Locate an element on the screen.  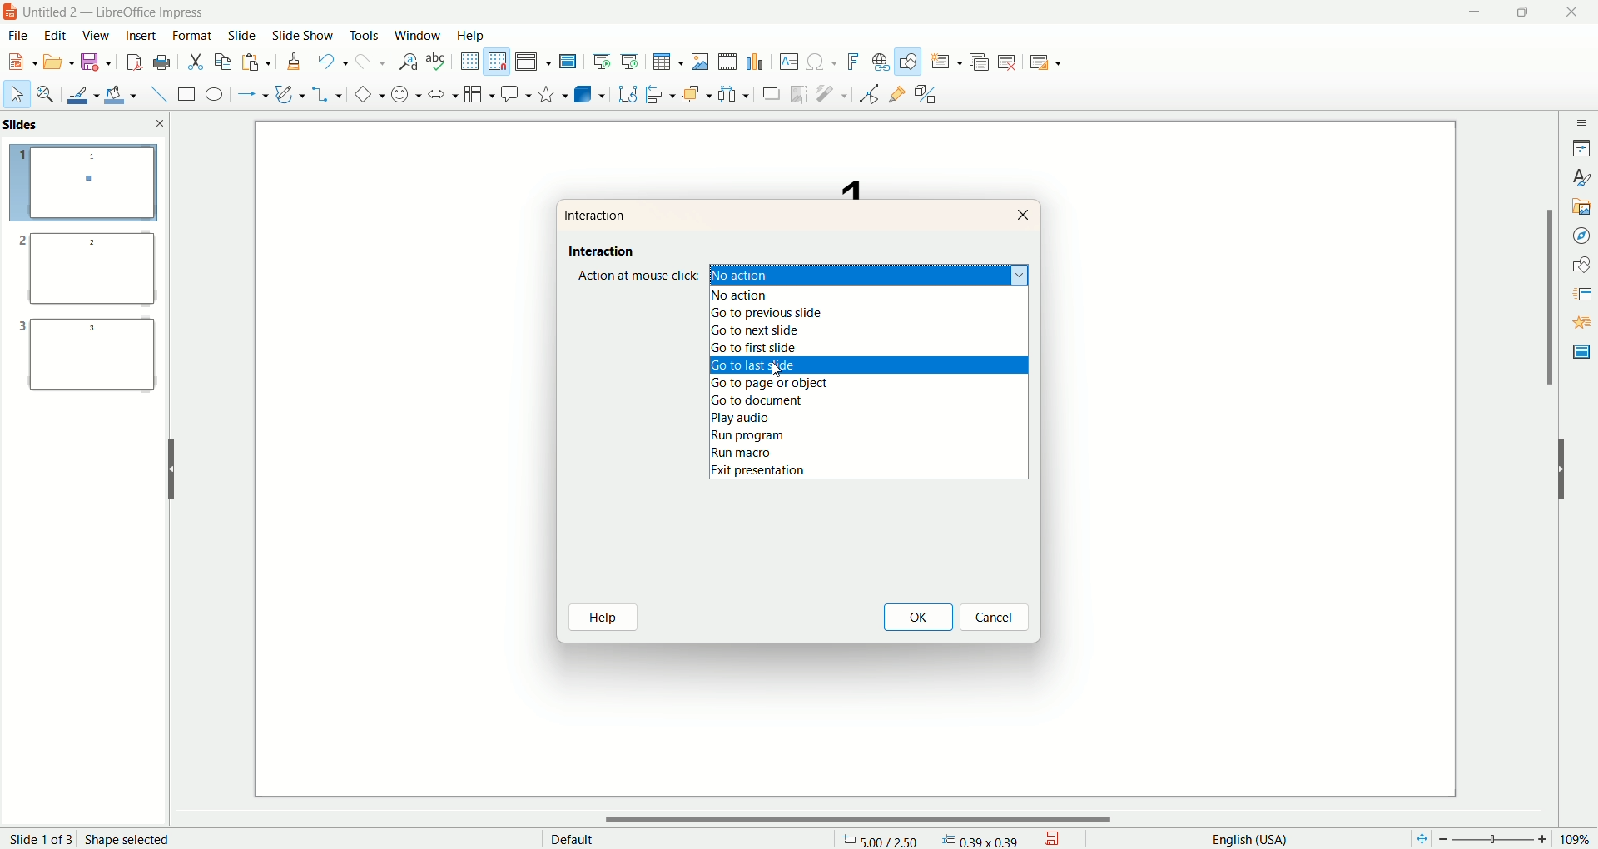
fit page to current window is located at coordinates (1417, 839).